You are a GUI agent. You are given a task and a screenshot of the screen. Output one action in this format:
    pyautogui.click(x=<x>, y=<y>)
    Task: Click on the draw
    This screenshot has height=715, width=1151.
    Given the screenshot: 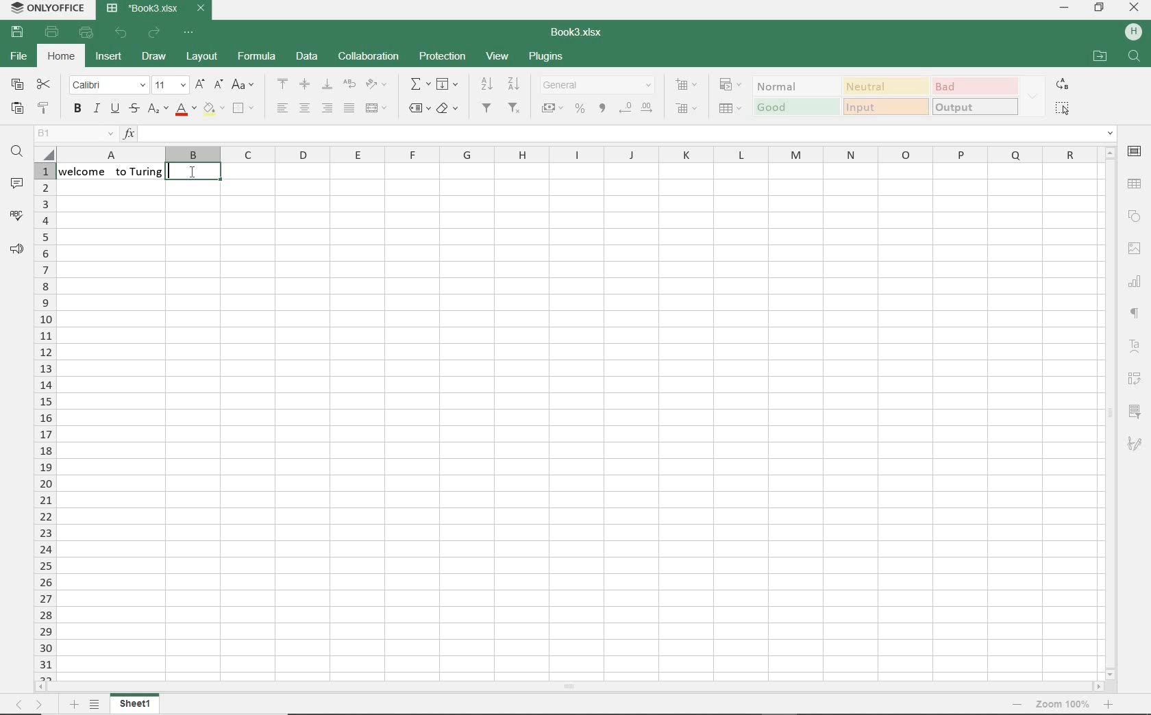 What is the action you would take?
    pyautogui.click(x=154, y=57)
    